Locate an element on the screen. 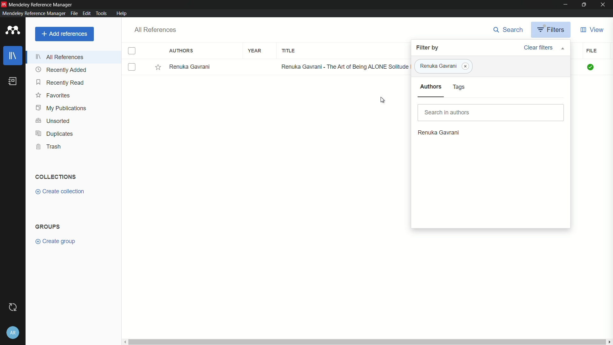 The height and width of the screenshot is (345, 613). Horizontal scroll bar is located at coordinates (367, 342).